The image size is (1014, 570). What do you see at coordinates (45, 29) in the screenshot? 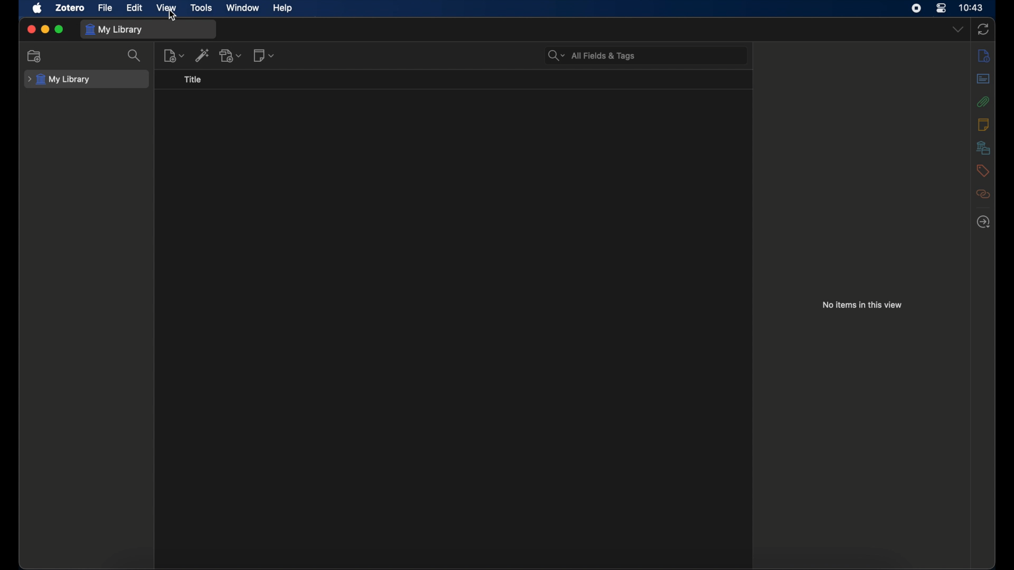
I see `minimize` at bounding box center [45, 29].